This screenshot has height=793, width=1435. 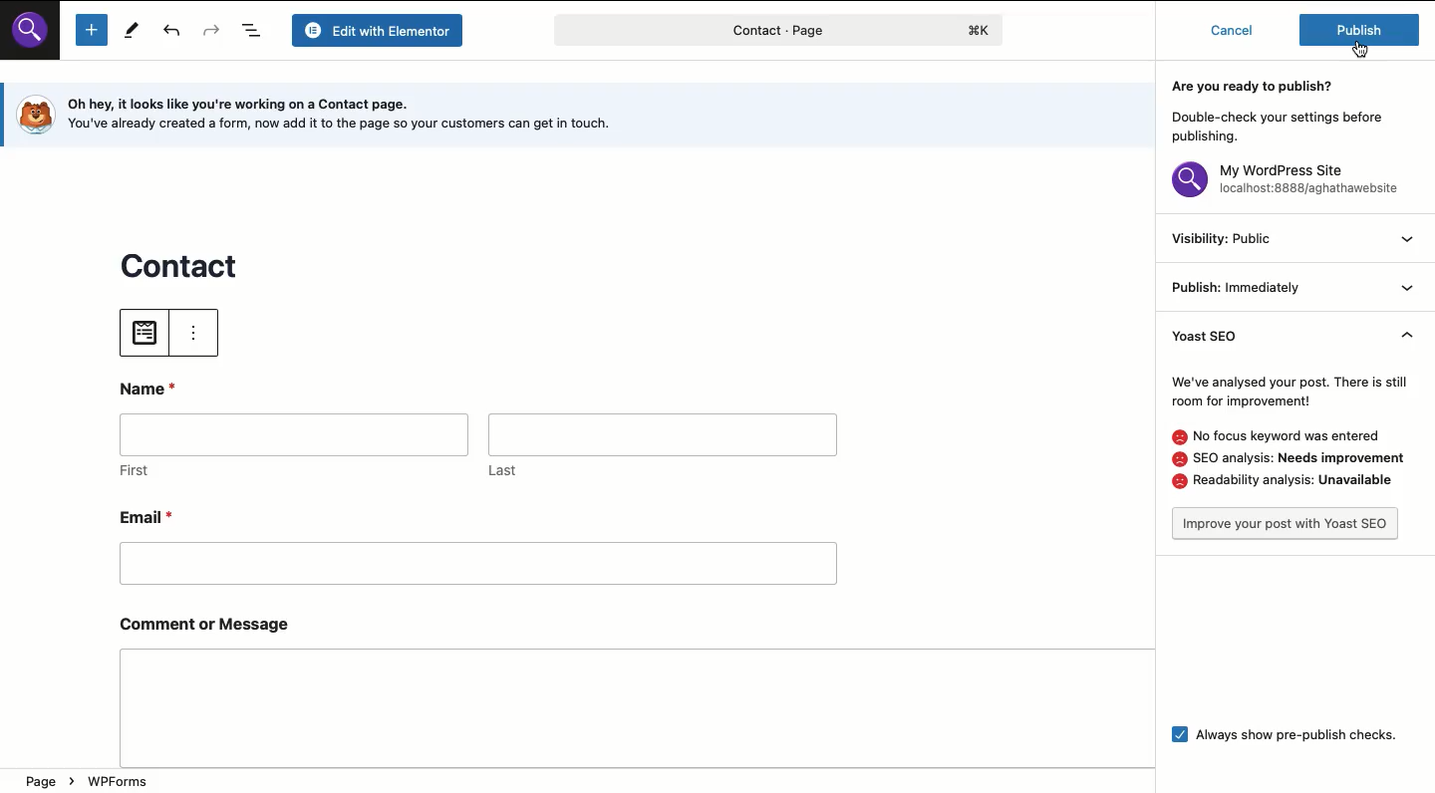 I want to click on Publish, so click(x=1242, y=285).